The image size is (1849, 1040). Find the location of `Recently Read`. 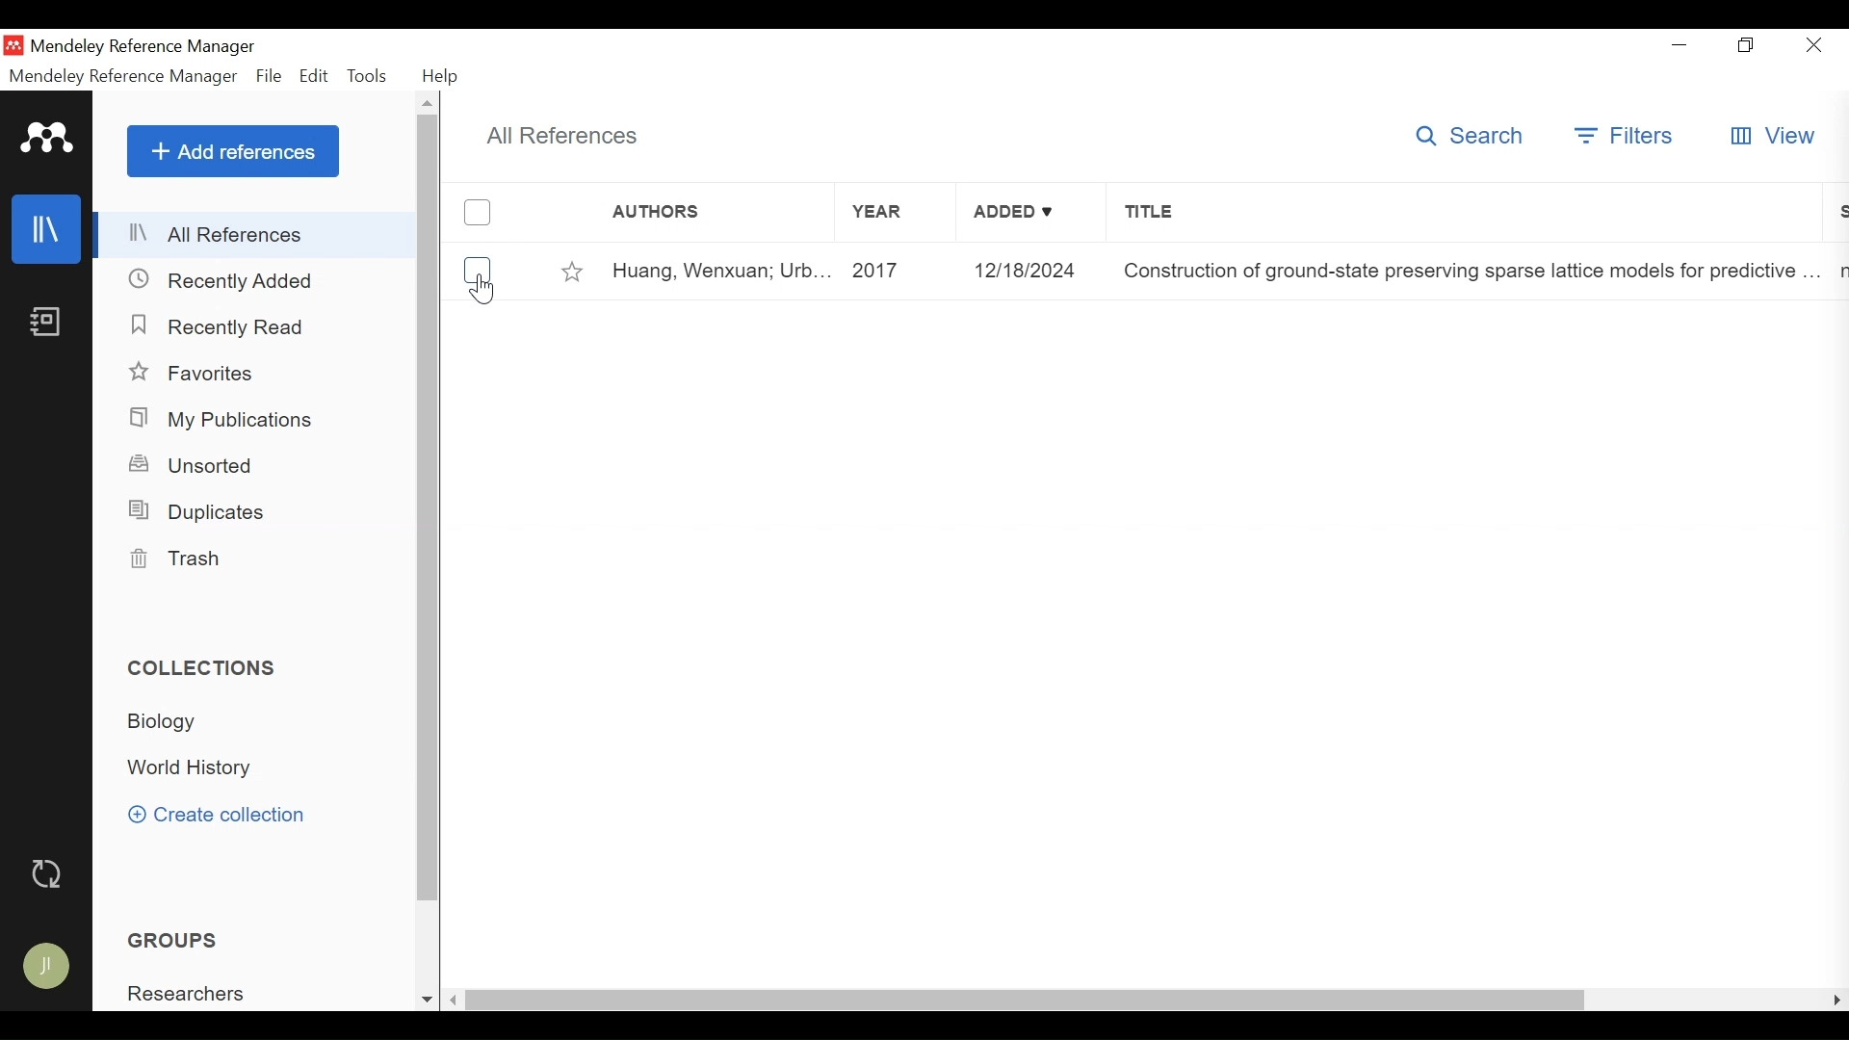

Recently Read is located at coordinates (218, 326).